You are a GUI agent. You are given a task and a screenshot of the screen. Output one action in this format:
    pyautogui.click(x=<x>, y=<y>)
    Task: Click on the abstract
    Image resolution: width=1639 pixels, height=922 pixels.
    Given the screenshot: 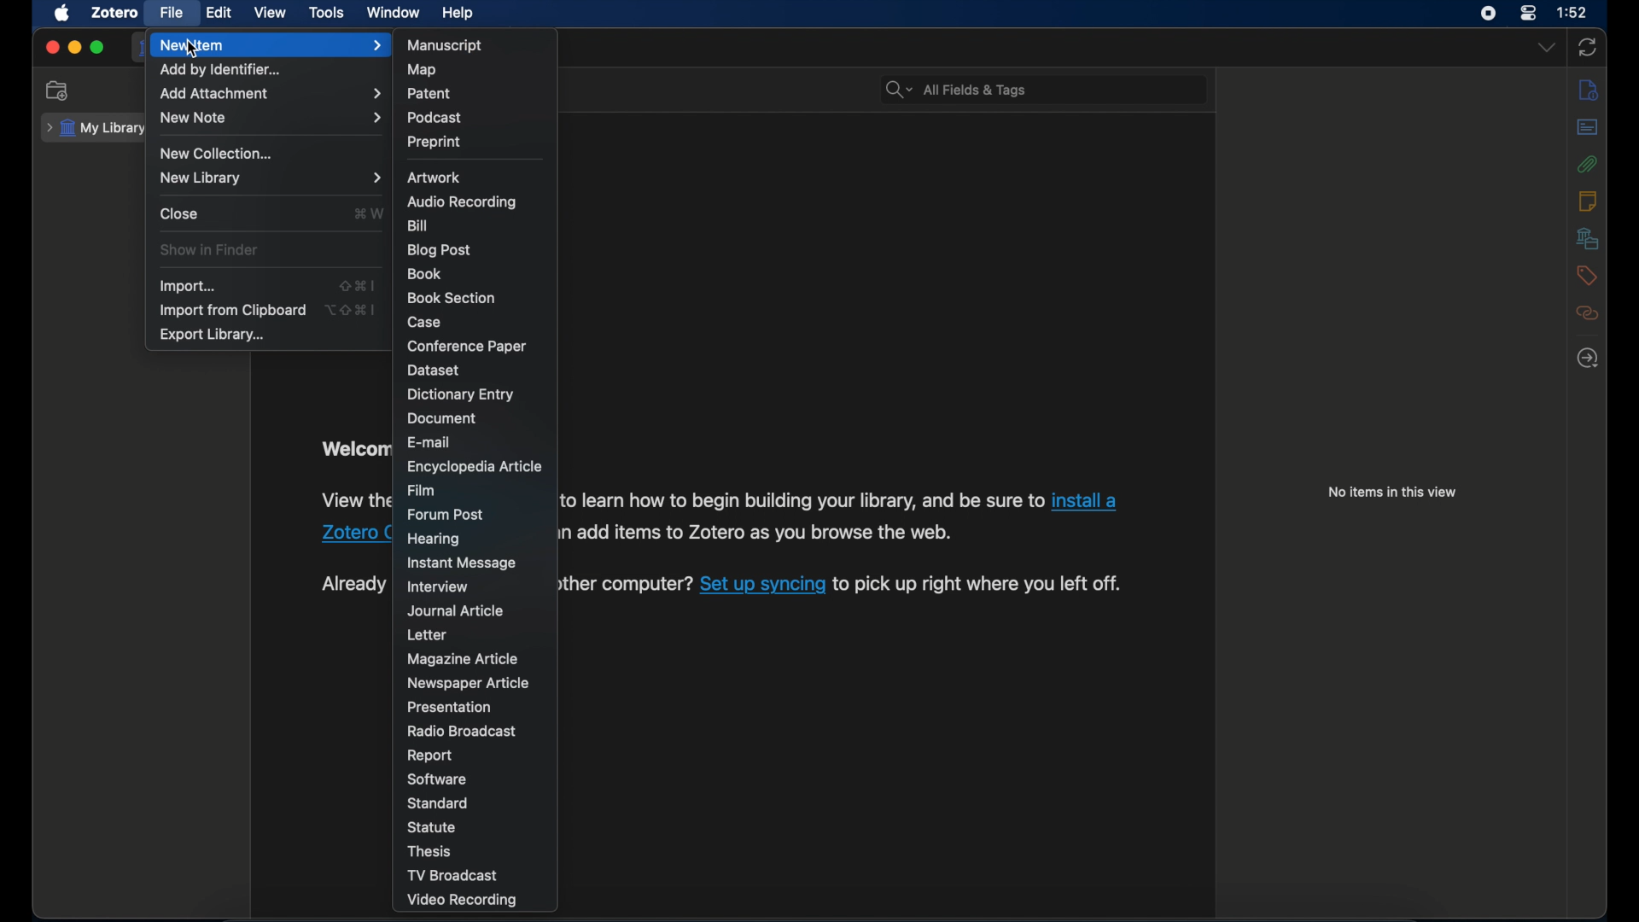 What is the action you would take?
    pyautogui.click(x=1588, y=126)
    